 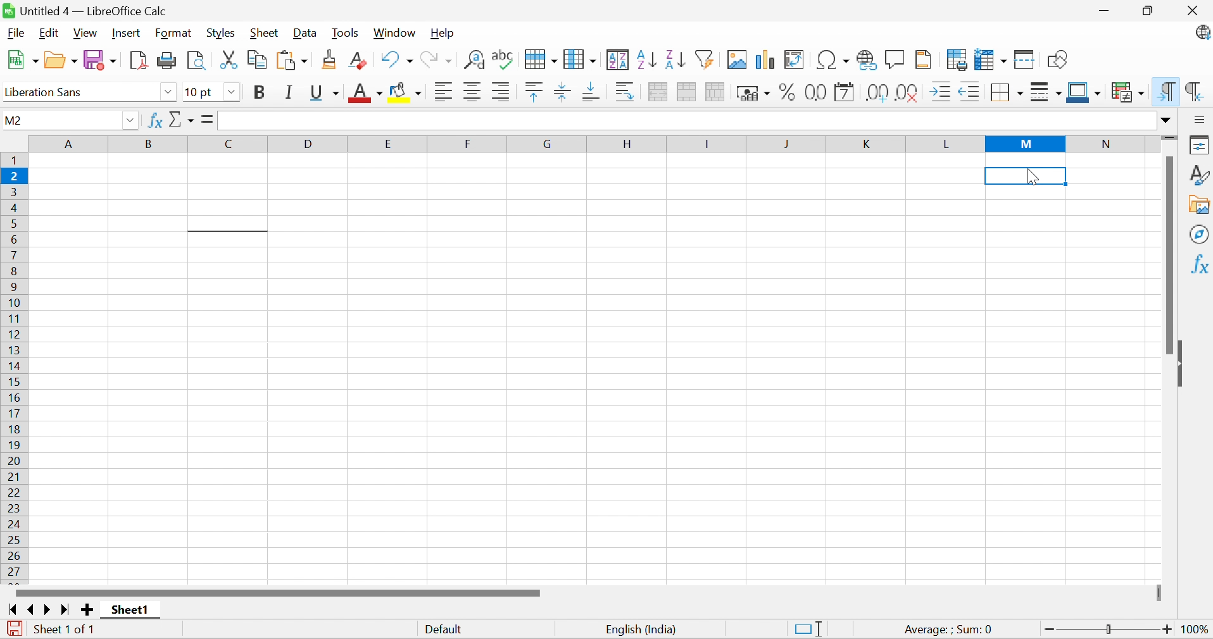 What do you see at coordinates (808, 628) in the screenshot?
I see `Standard selection. Click to change selection mode.` at bounding box center [808, 628].